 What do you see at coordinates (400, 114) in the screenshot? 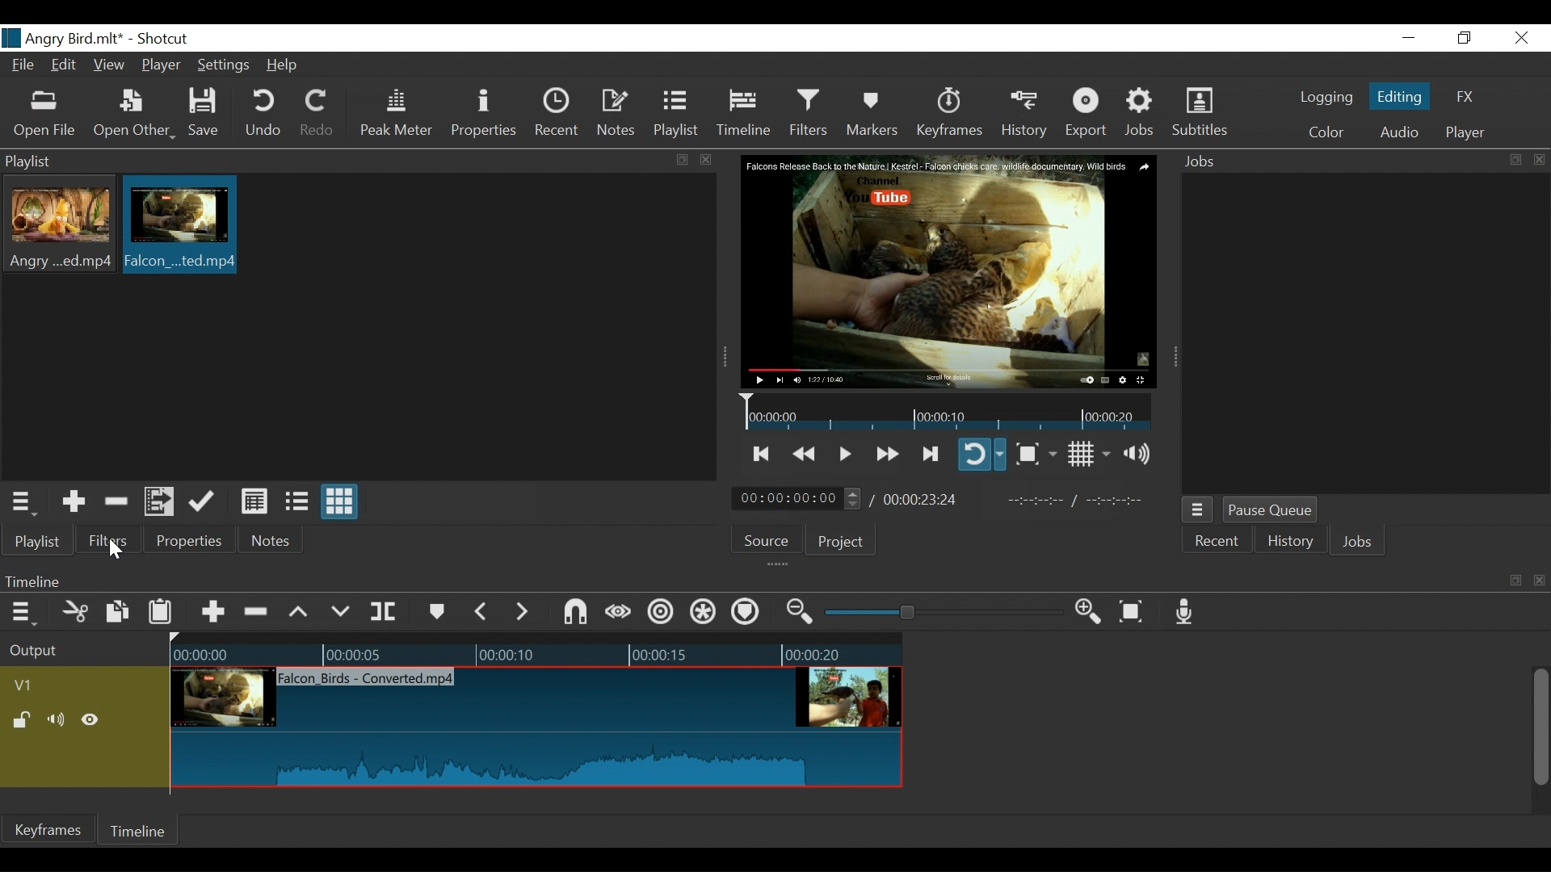
I see `Peak Meter` at bounding box center [400, 114].